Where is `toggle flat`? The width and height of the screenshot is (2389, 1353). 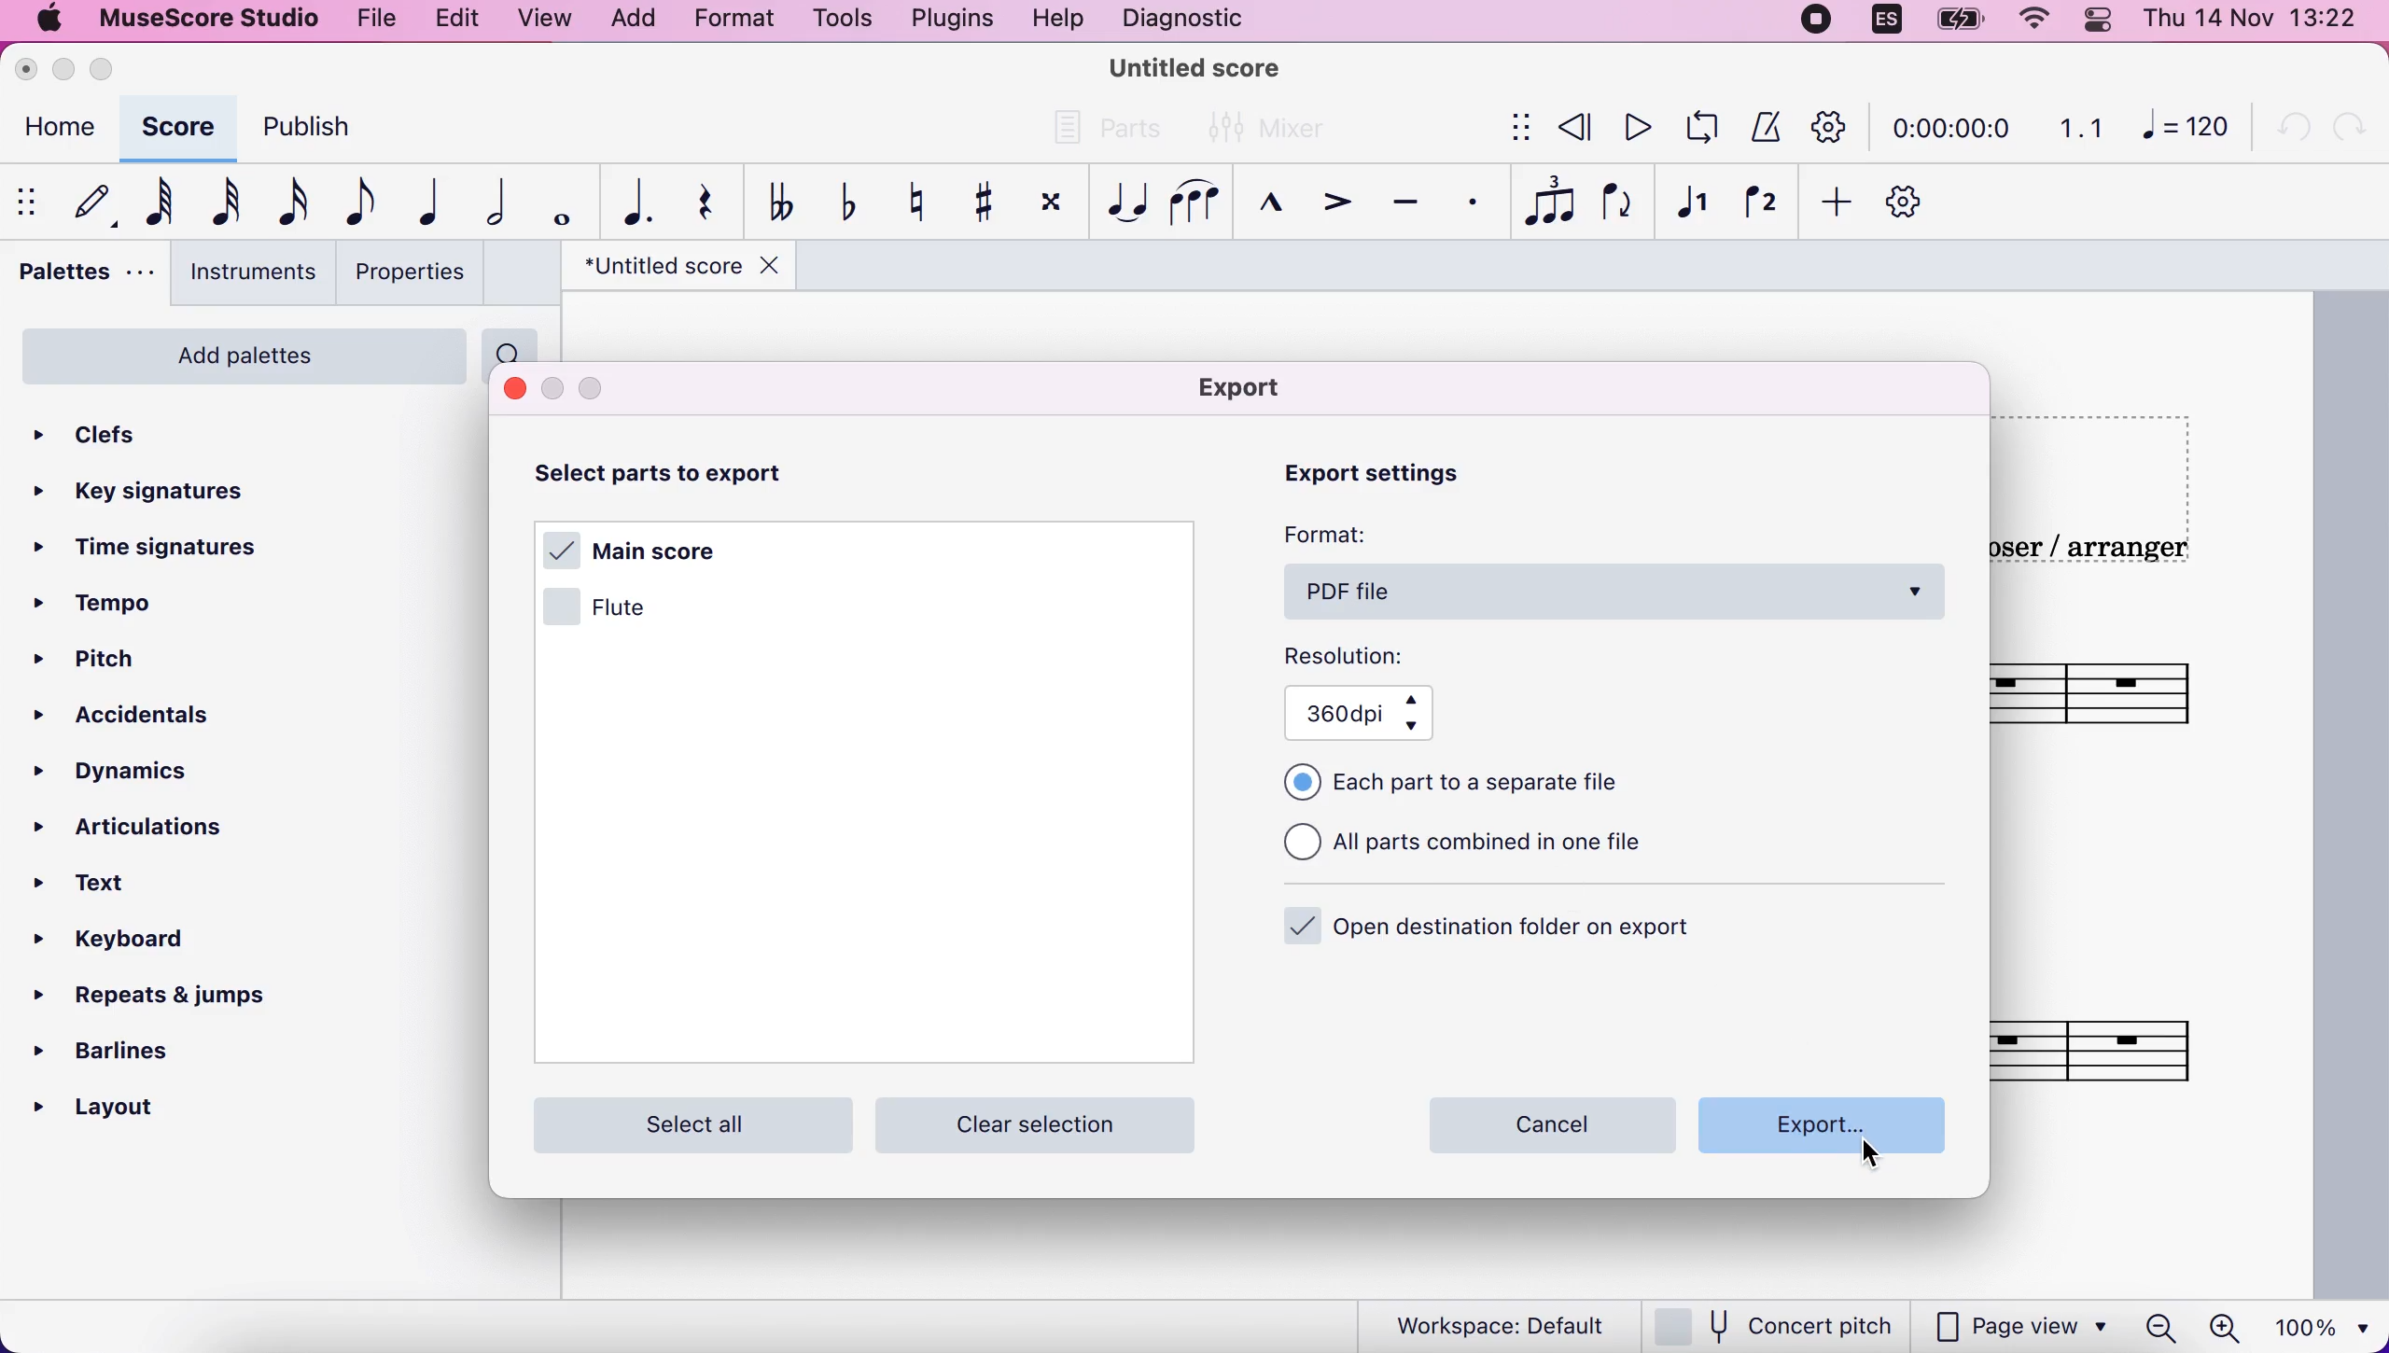 toggle flat is located at coordinates (844, 203).